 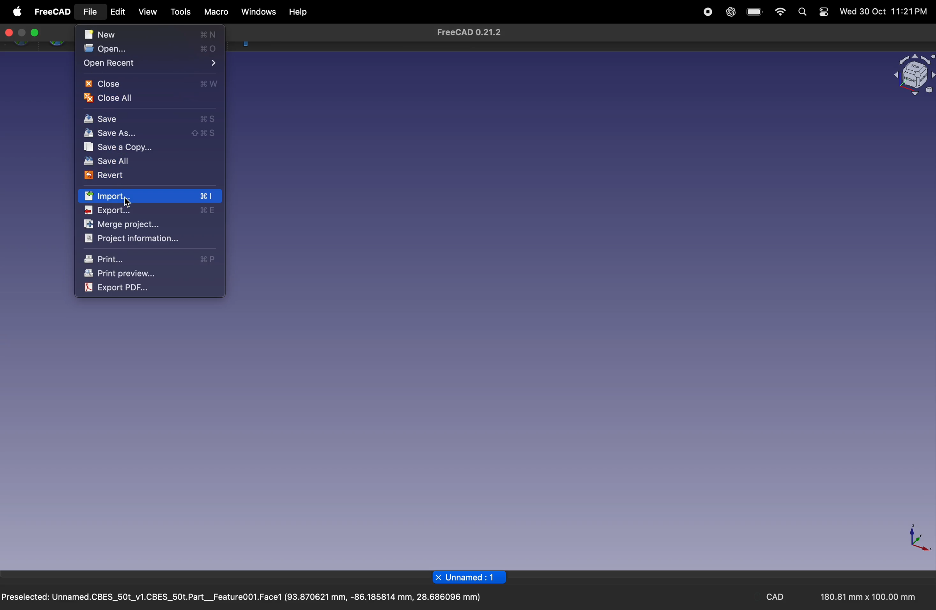 What do you see at coordinates (35, 33) in the screenshot?
I see `Enter full screen` at bounding box center [35, 33].